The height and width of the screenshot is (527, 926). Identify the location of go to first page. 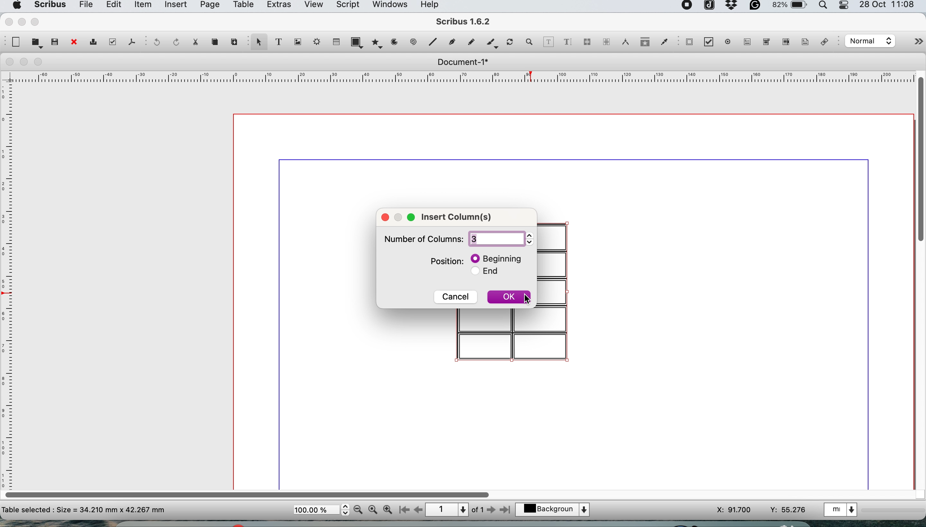
(403, 511).